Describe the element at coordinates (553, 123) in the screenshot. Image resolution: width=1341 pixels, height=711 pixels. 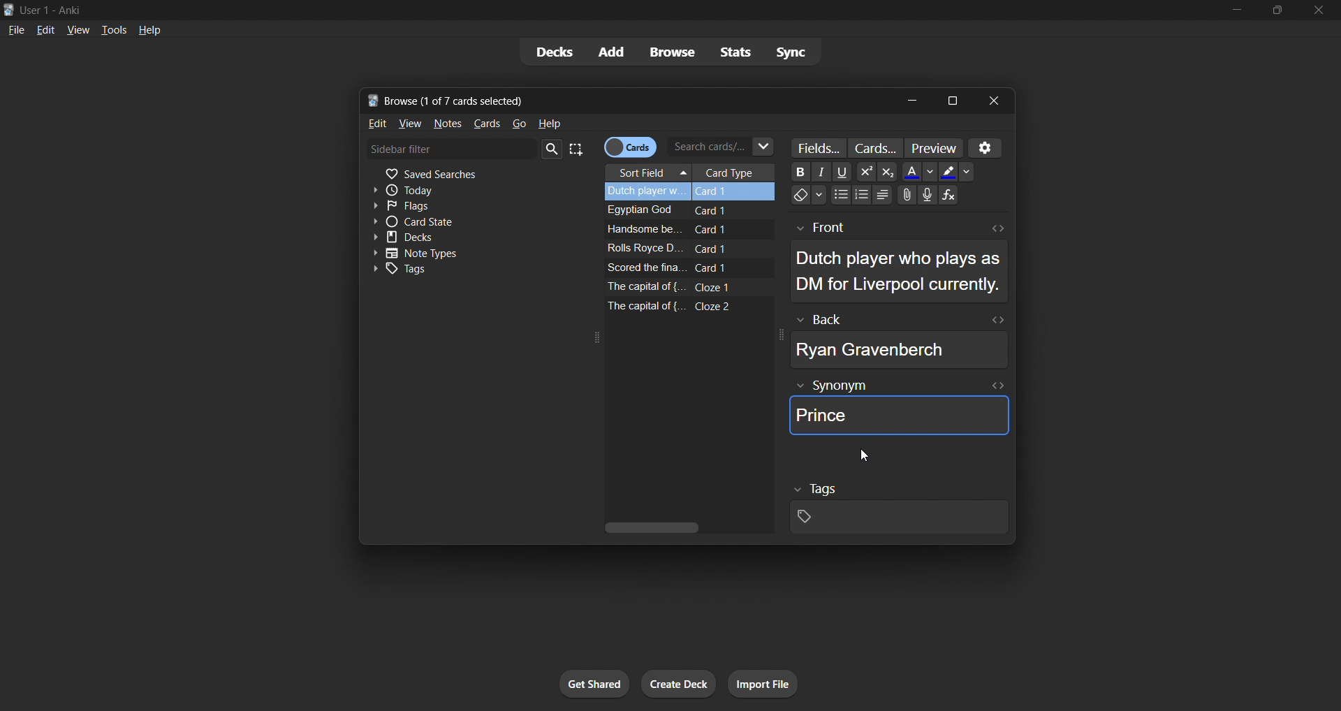
I see `help` at that location.